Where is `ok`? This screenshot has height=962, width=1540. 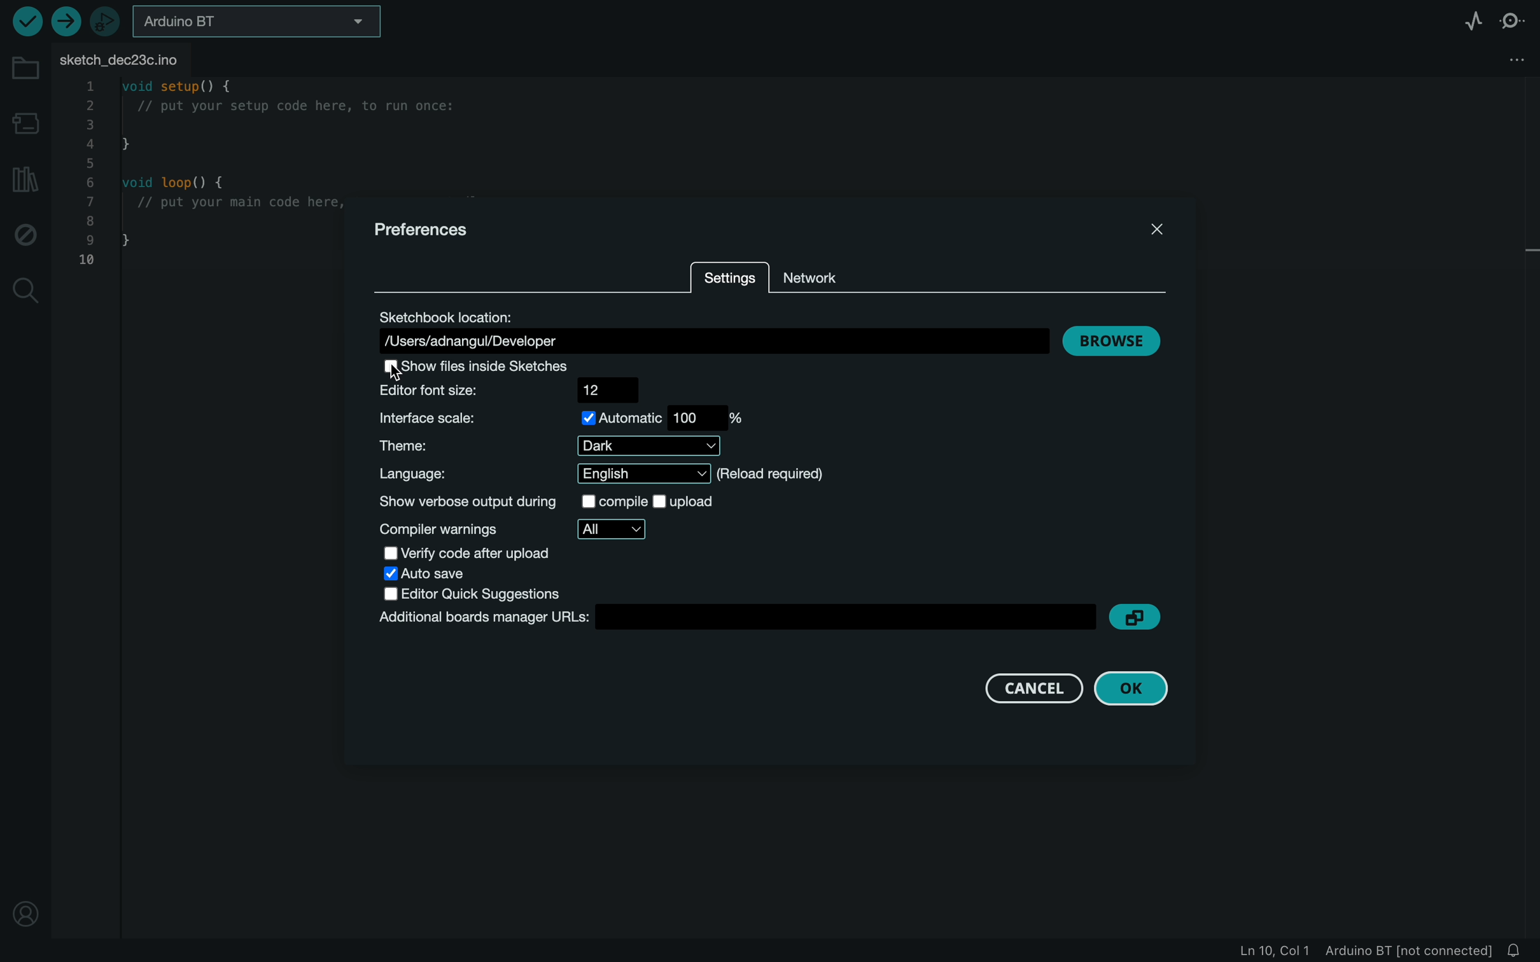 ok is located at coordinates (1141, 687).